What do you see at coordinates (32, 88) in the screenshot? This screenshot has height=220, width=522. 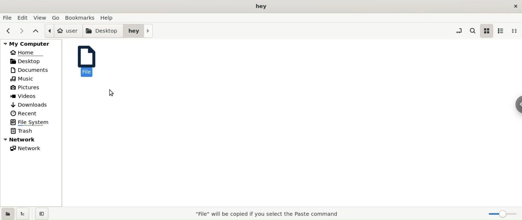 I see `pictures` at bounding box center [32, 88].